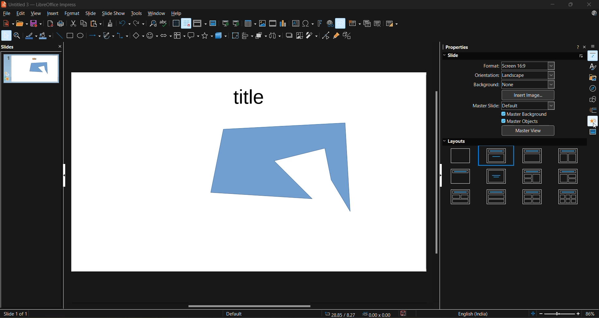 The image size is (599, 318). What do you see at coordinates (476, 313) in the screenshot?
I see `text language` at bounding box center [476, 313].